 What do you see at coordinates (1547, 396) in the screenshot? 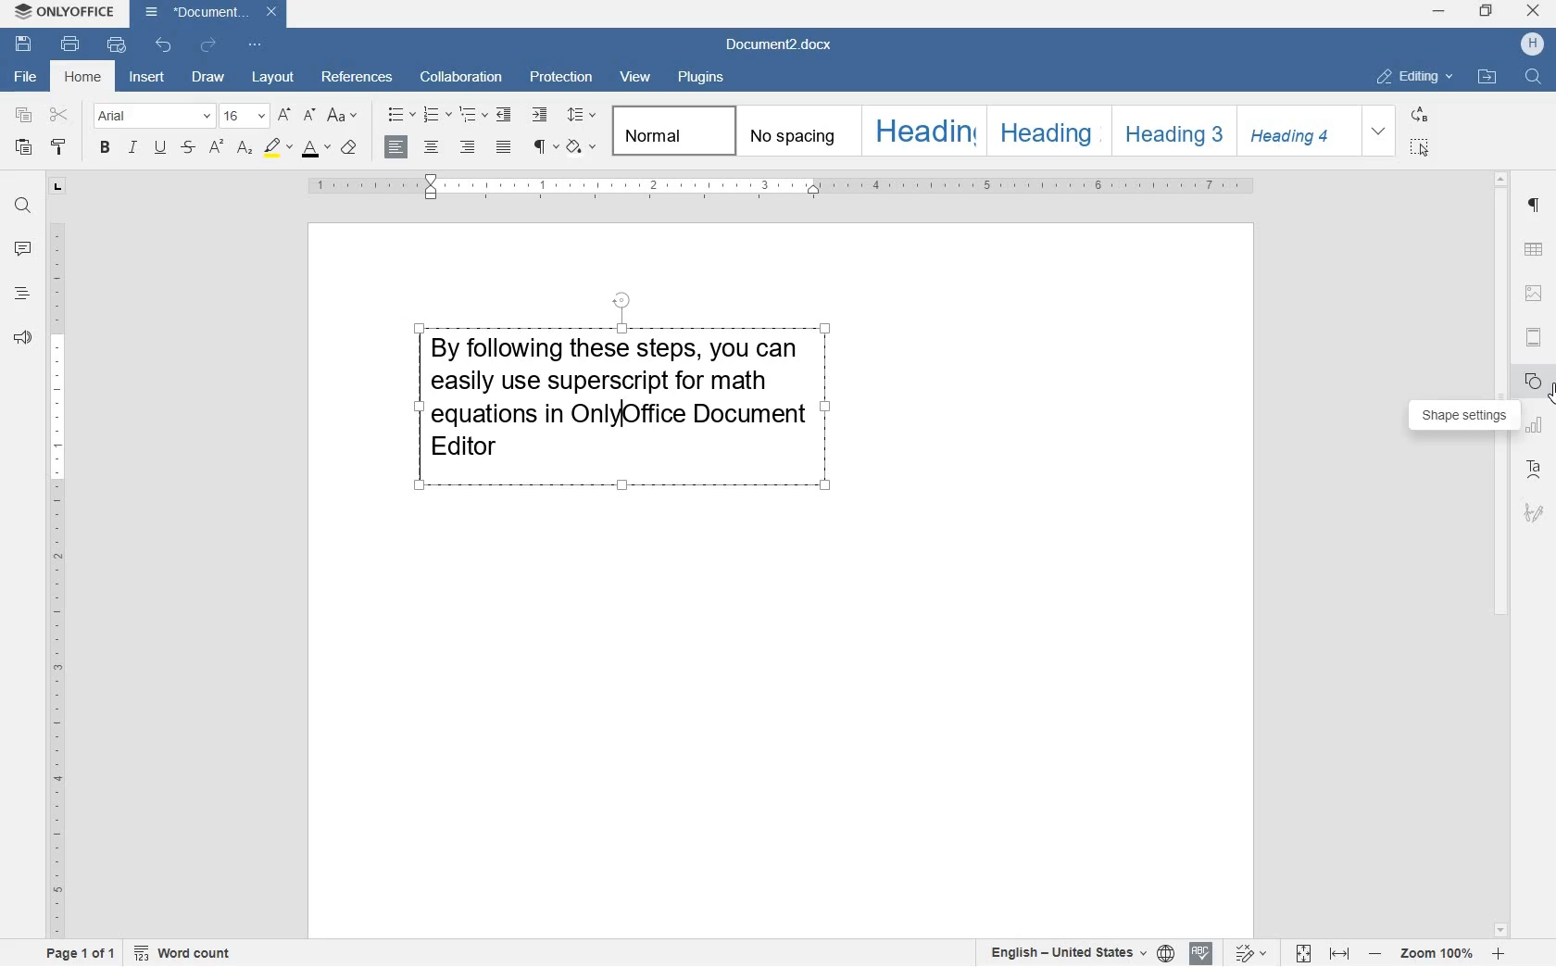
I see `cursor` at bounding box center [1547, 396].